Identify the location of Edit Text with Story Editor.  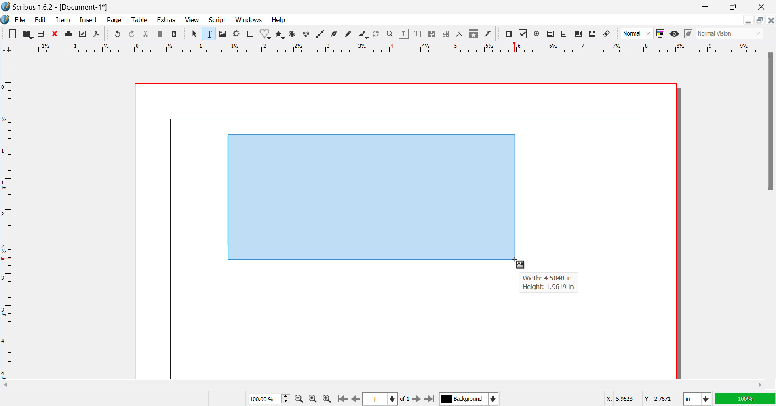
(419, 35).